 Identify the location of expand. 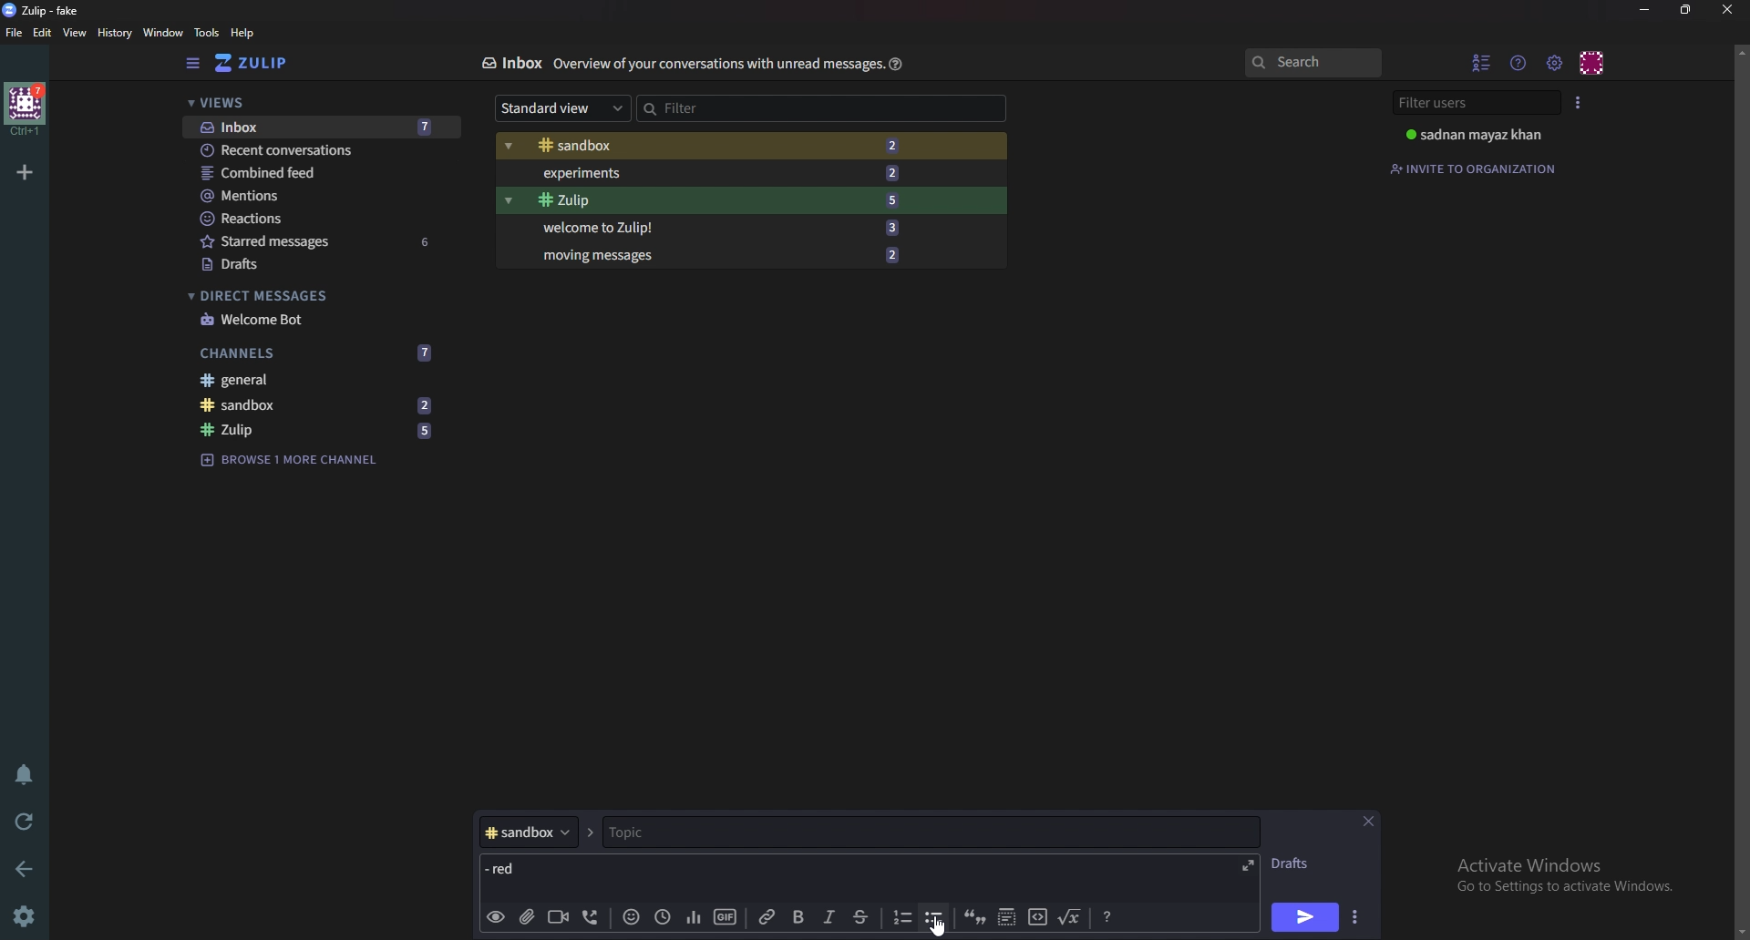
(1245, 865).